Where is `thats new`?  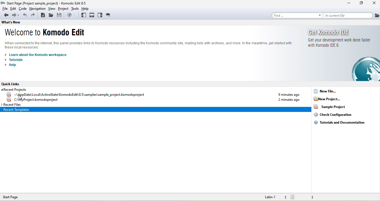
thats new is located at coordinates (11, 22).